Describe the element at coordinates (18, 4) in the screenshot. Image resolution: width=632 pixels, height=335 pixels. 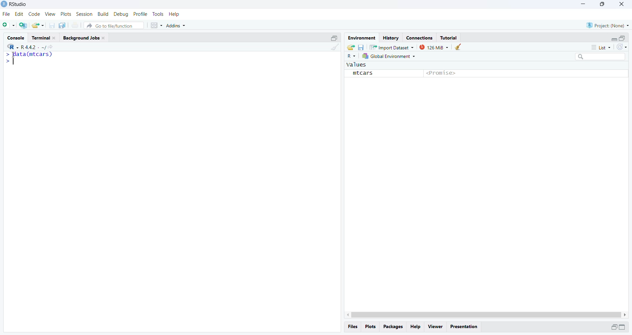
I see `RStudio` at that location.